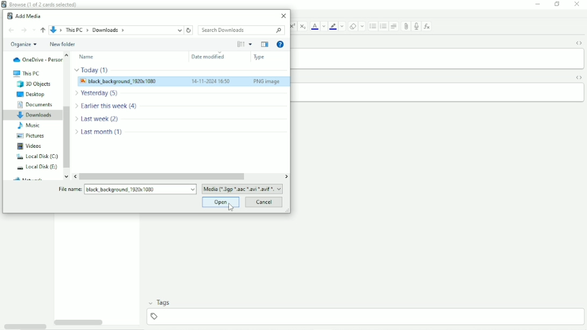 The image size is (587, 330). What do you see at coordinates (182, 82) in the screenshot?
I see `Image` at bounding box center [182, 82].